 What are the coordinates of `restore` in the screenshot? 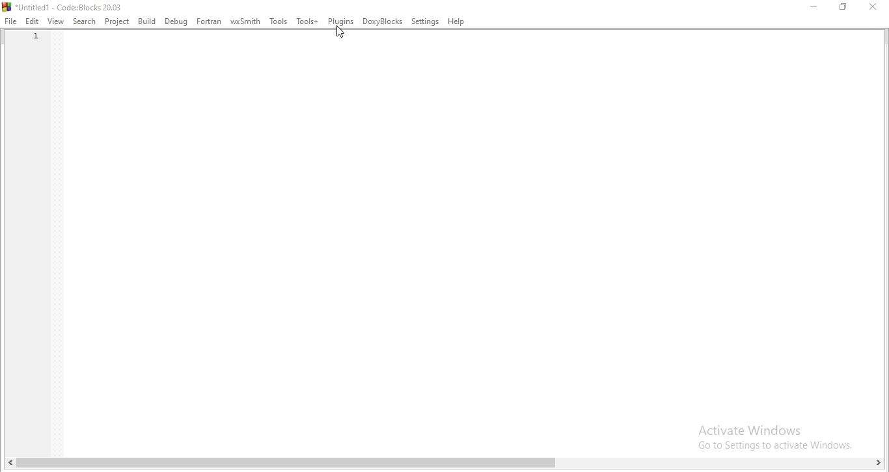 It's located at (843, 7).